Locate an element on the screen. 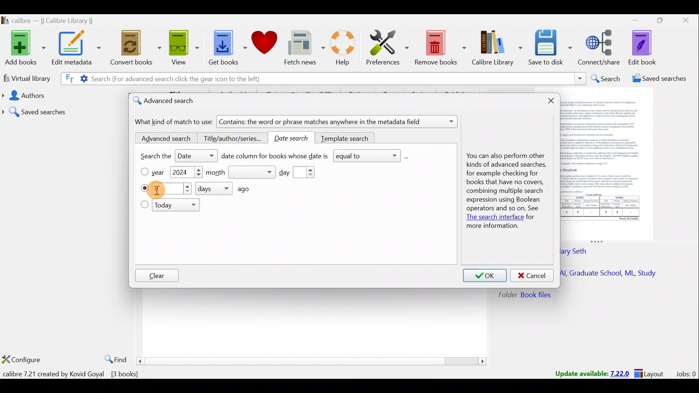  calibre — || Calibre Library || is located at coordinates (57, 20).